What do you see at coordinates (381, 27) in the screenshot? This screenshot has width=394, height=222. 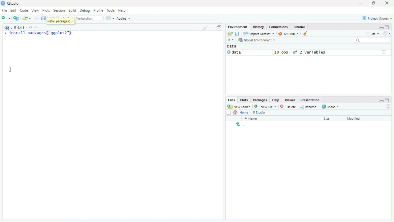 I see `minimize` at bounding box center [381, 27].